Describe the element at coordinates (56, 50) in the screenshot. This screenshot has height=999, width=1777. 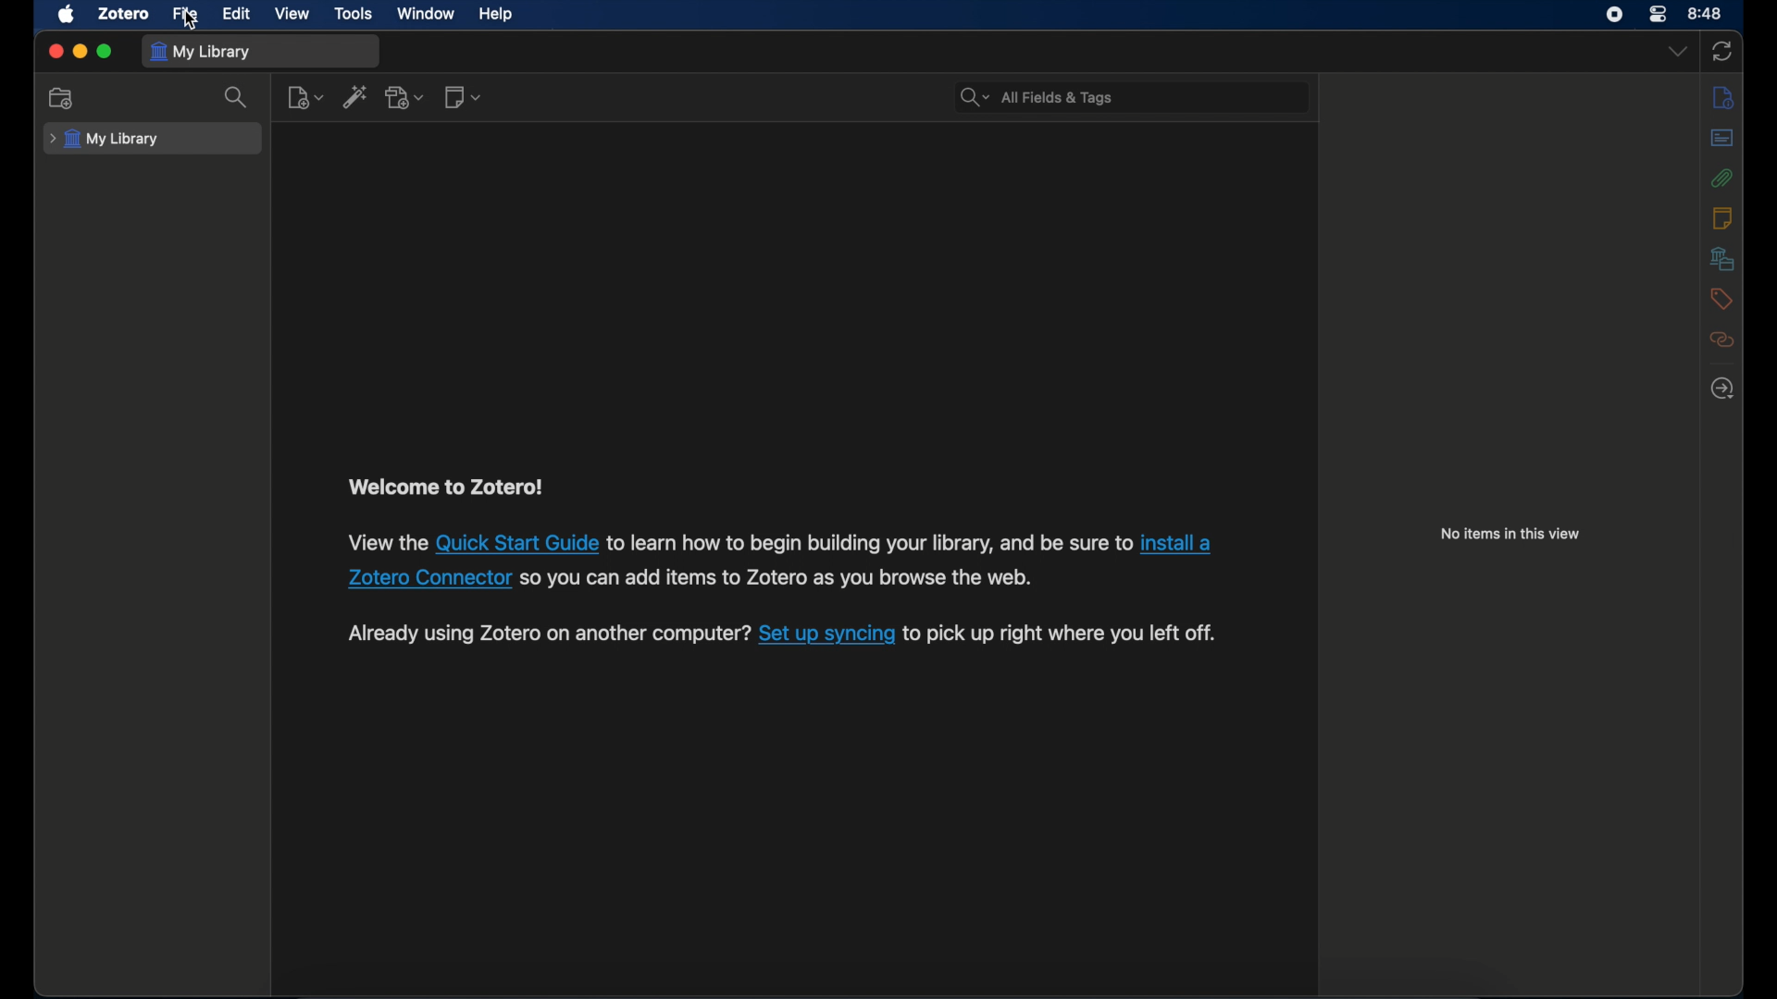
I see `close` at that location.